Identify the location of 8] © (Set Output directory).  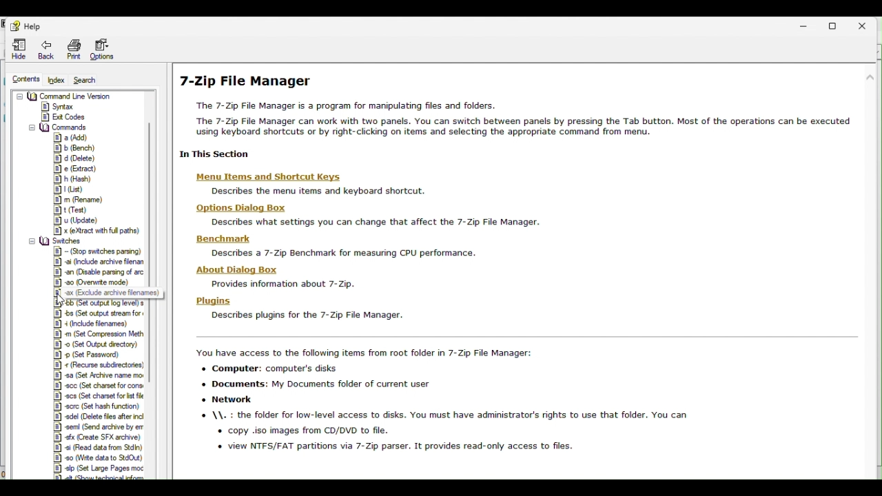
(98, 344).